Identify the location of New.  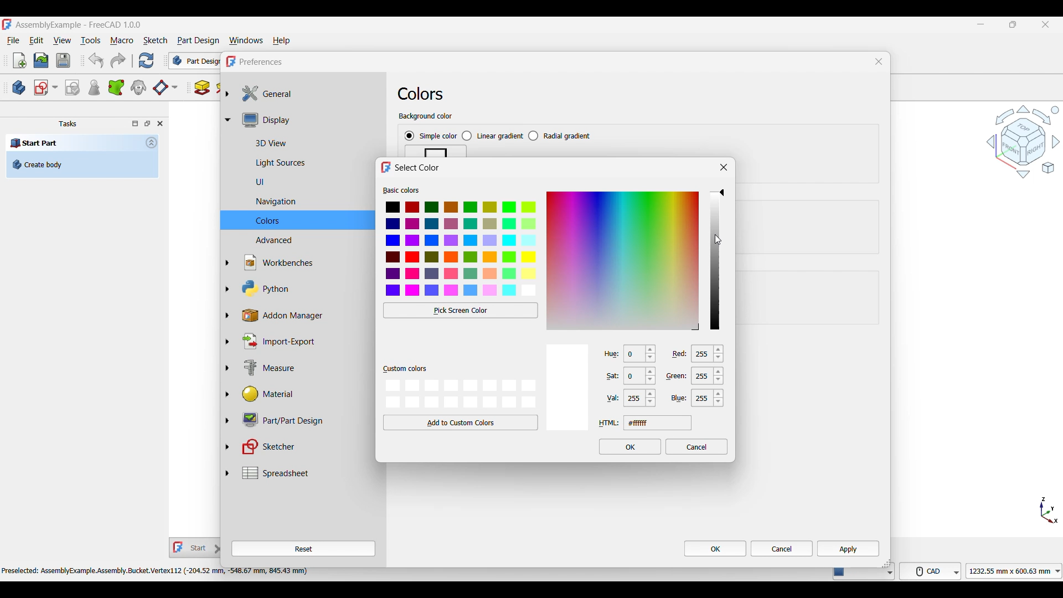
(20, 60).